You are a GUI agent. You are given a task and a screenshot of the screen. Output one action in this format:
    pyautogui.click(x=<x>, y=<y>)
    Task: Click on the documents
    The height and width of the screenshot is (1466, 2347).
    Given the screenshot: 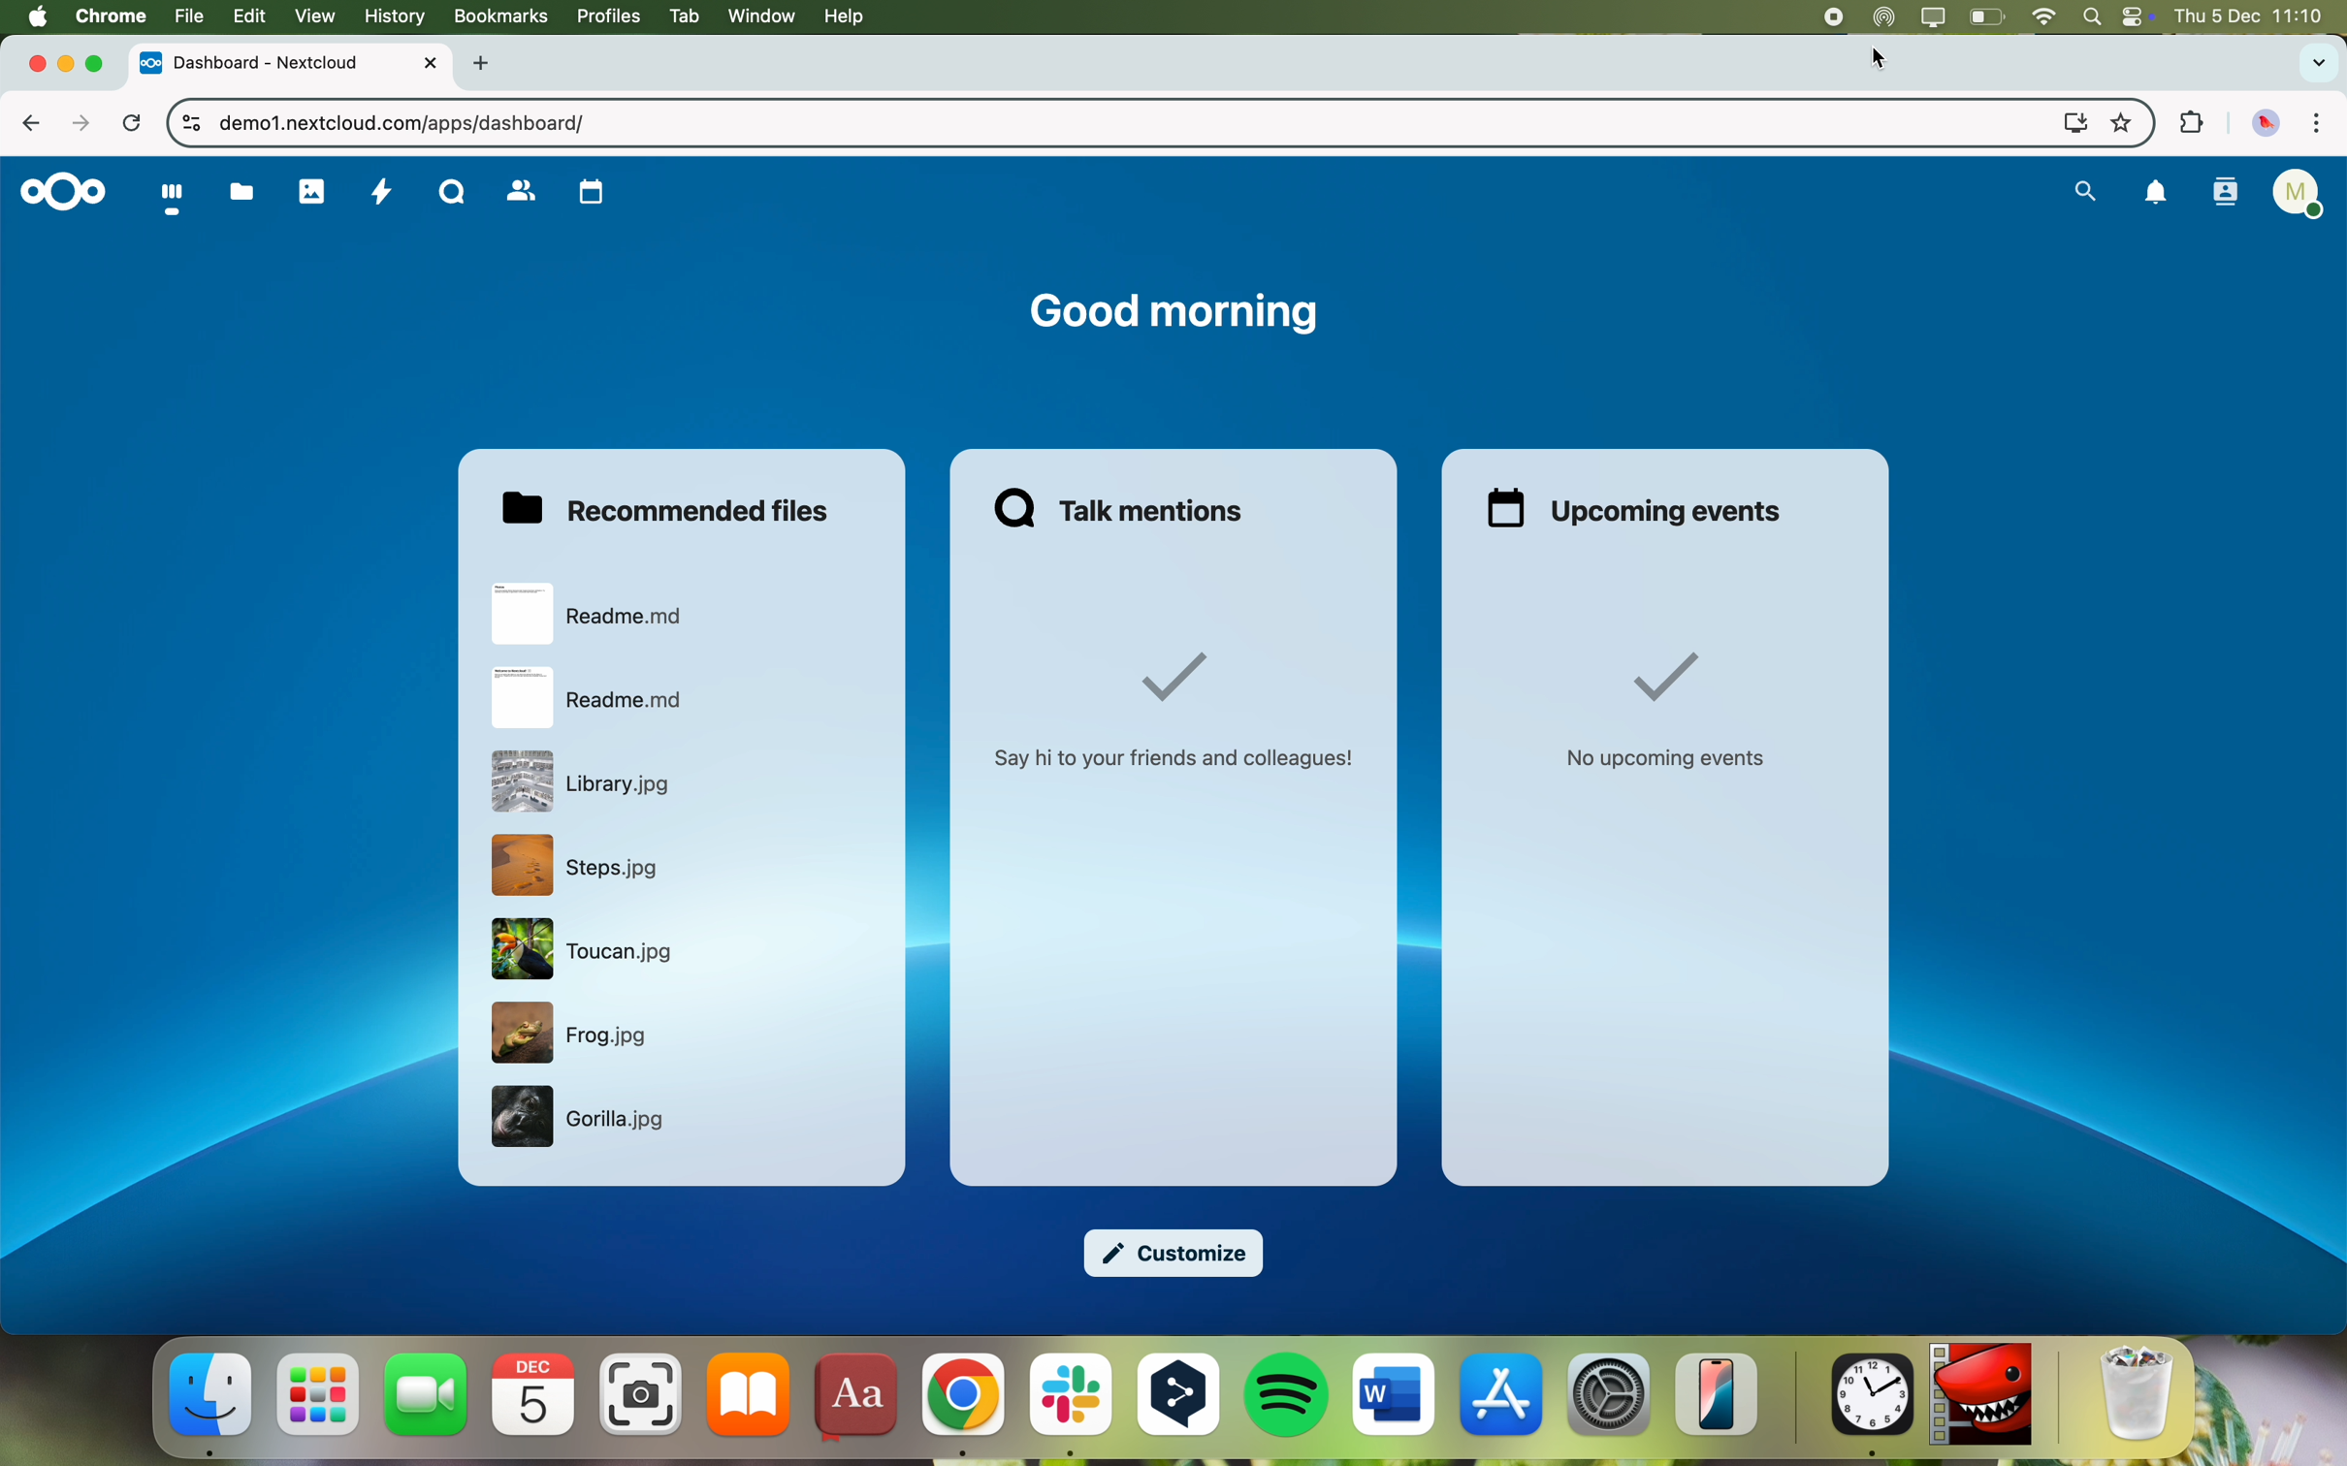 What is the action you would take?
    pyautogui.click(x=241, y=192)
    